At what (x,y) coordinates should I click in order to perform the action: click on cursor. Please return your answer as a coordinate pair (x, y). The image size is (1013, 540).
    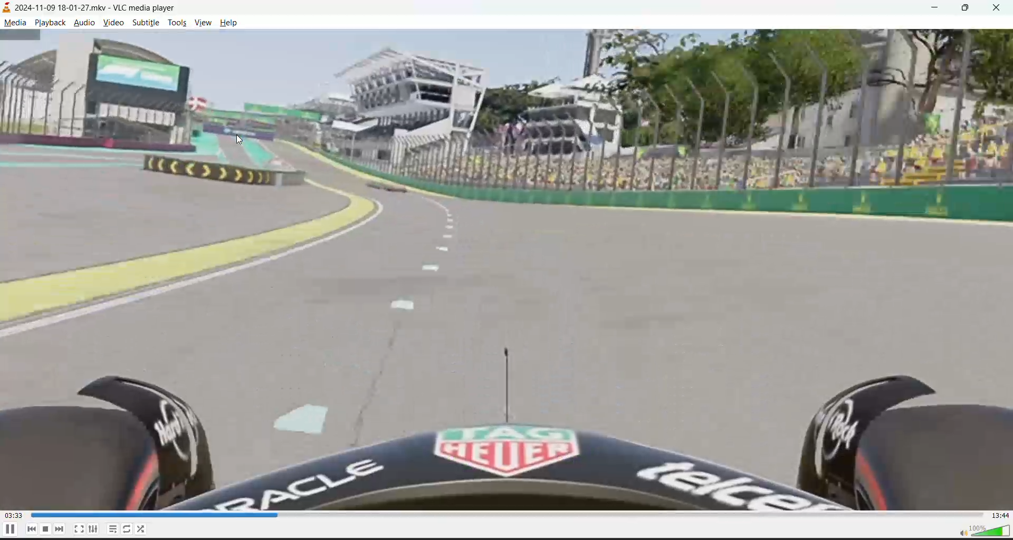
    Looking at the image, I should click on (241, 141).